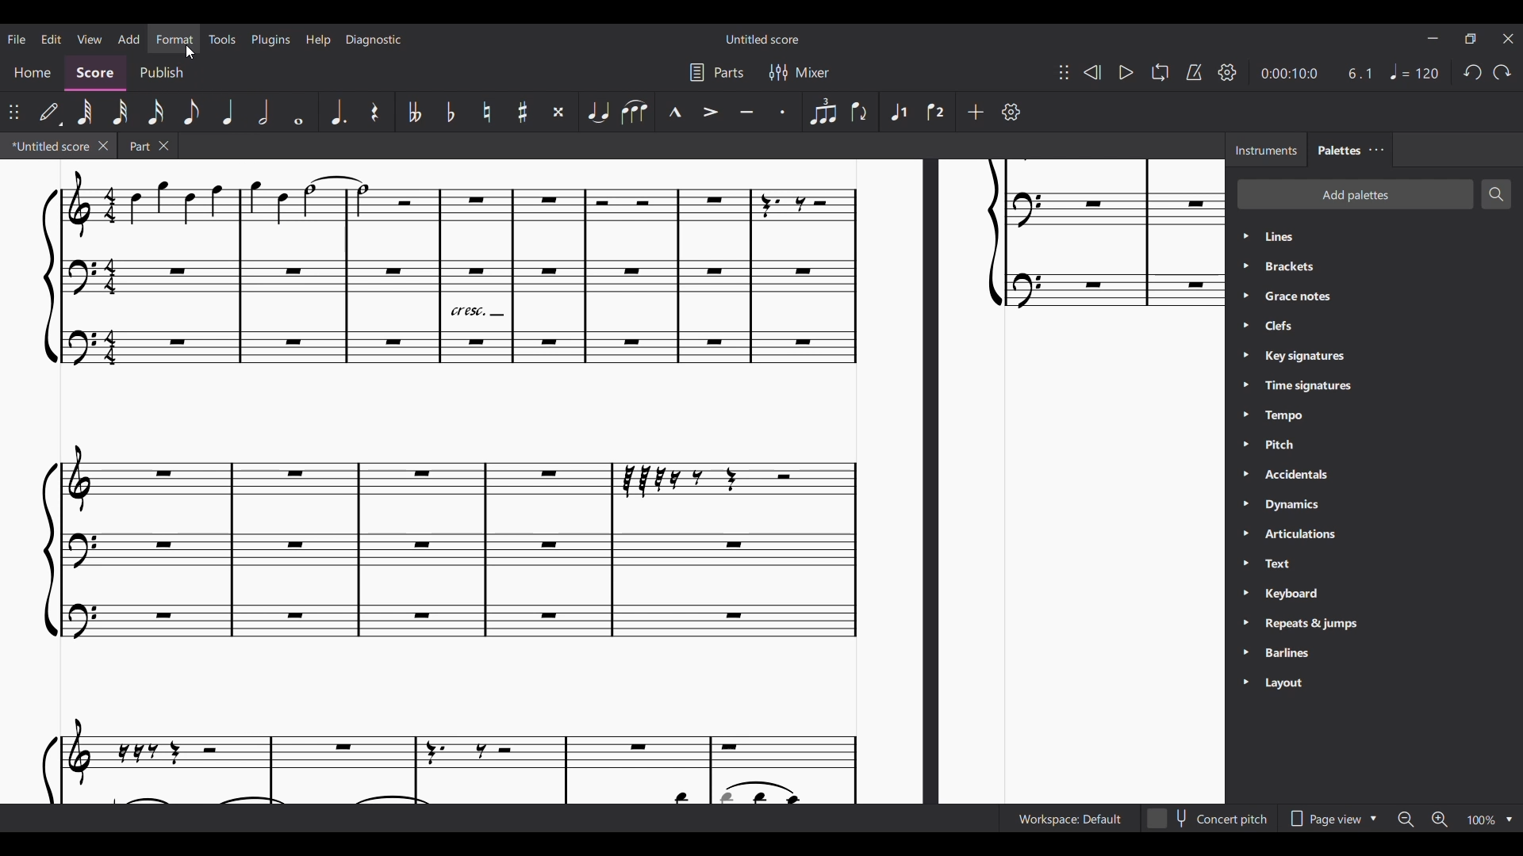 Image resolution: width=1523 pixels, height=856 pixels. Describe the element at coordinates (148, 145) in the screenshot. I see `Earlier tab` at that location.